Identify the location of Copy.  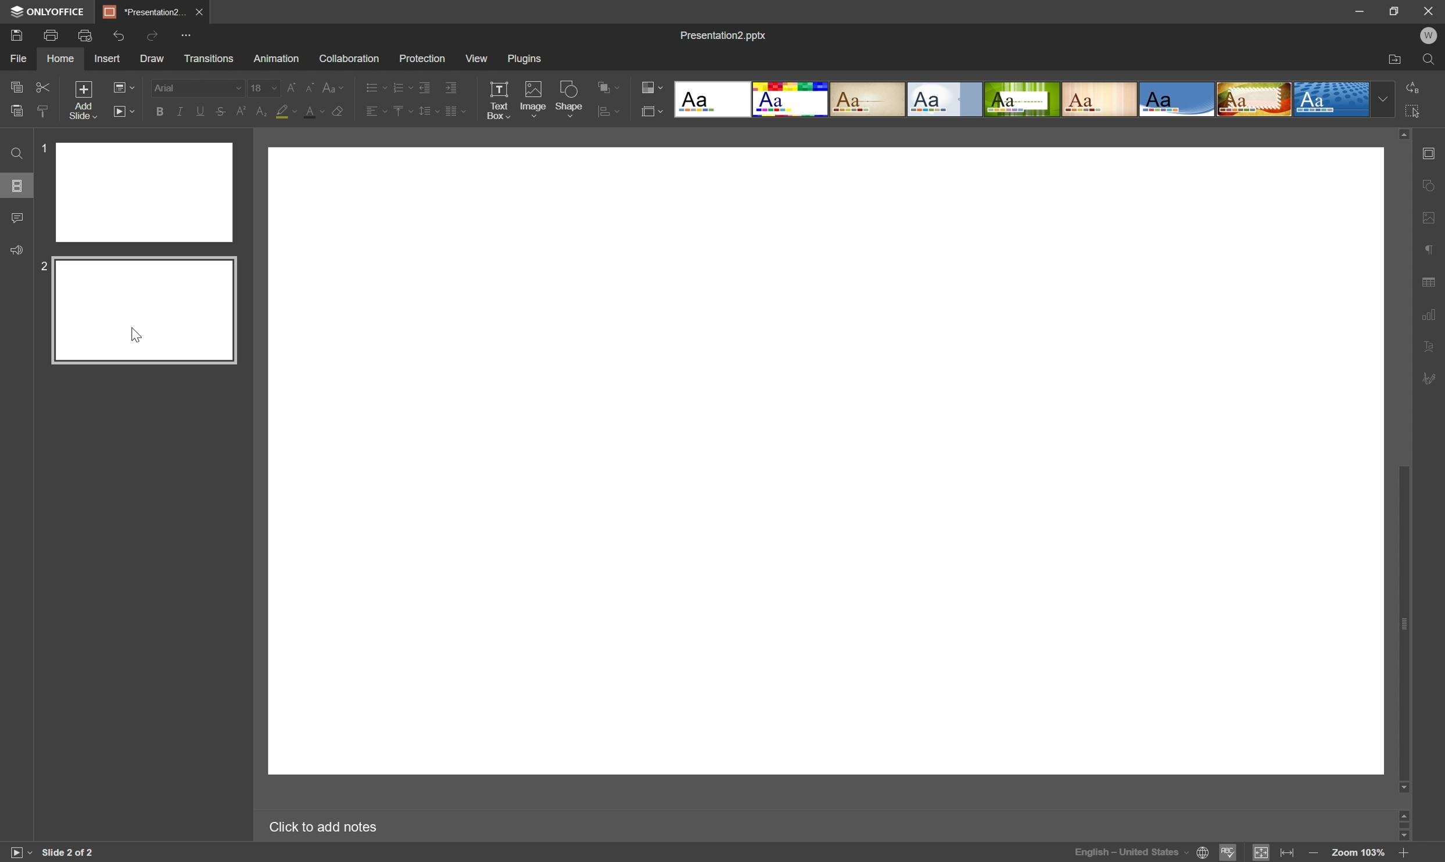
(18, 87).